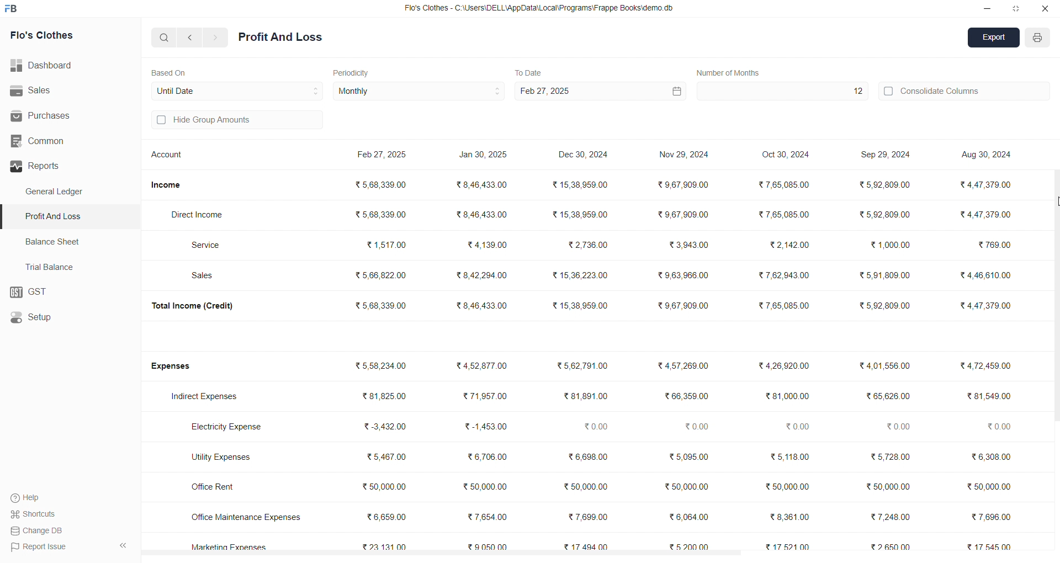 This screenshot has width=1060, height=563. I want to click on ₹1752100, so click(784, 546).